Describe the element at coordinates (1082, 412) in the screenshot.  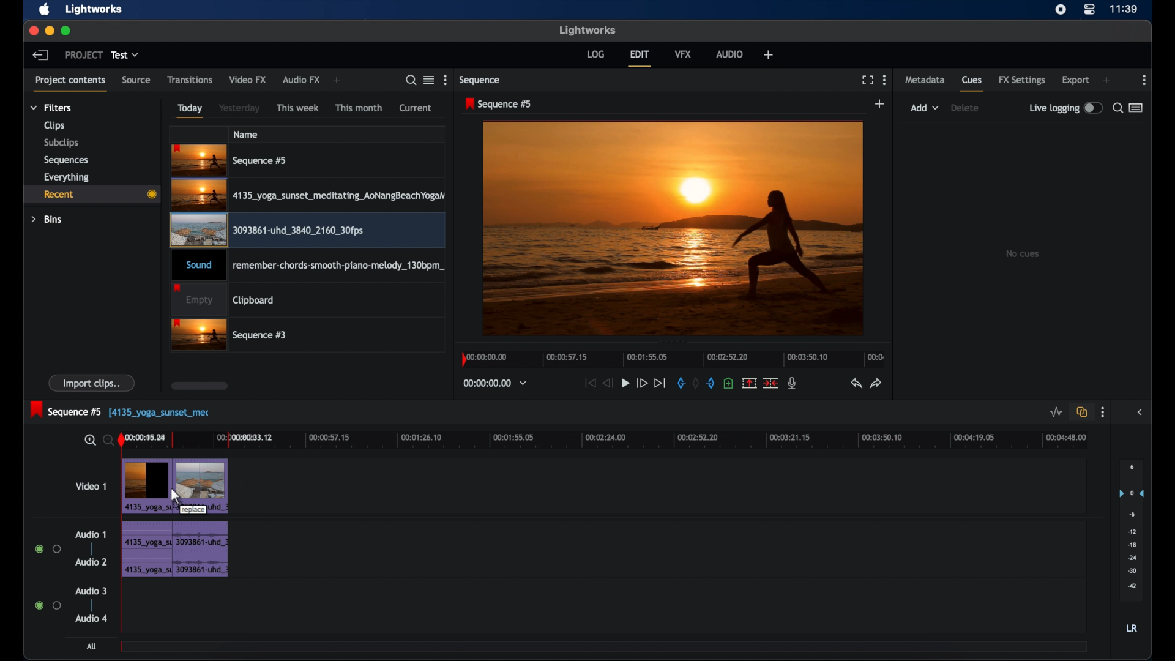
I see `toggle auto track sync` at that location.